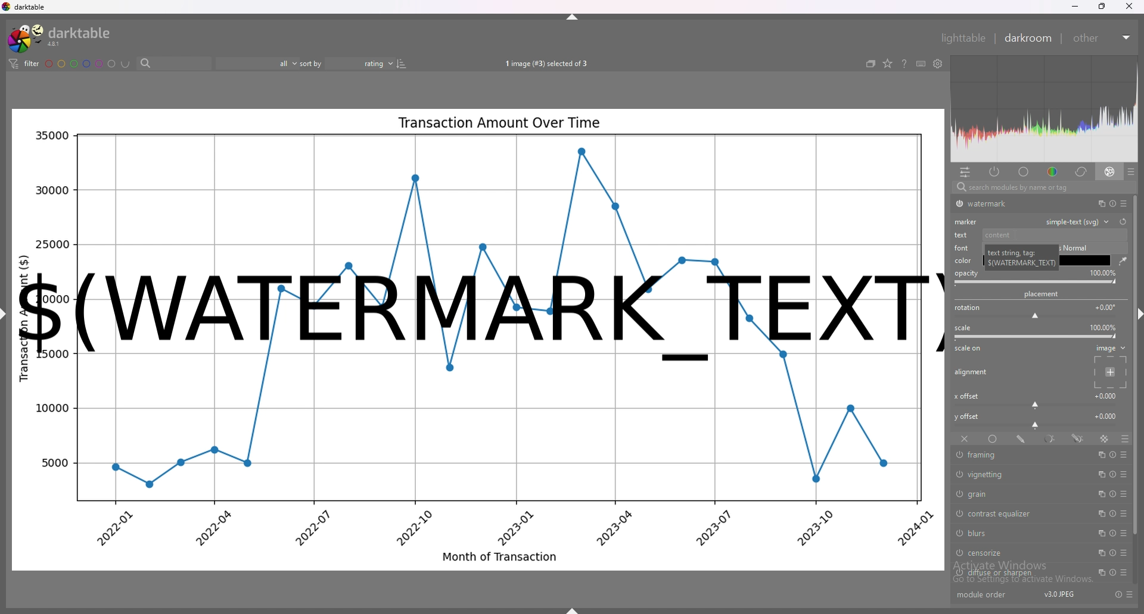  What do you see at coordinates (963, 440) in the screenshot?
I see `off` at bounding box center [963, 440].